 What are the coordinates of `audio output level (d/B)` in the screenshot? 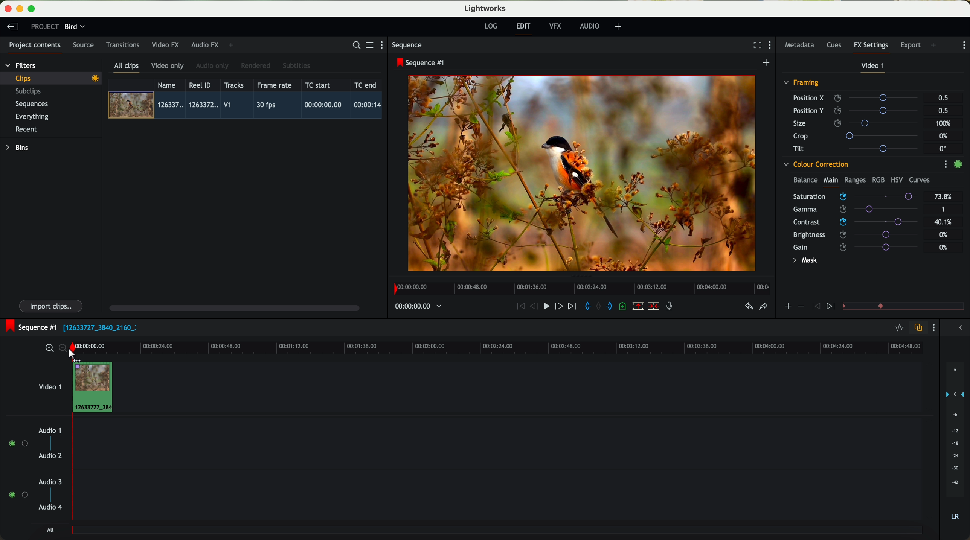 It's located at (955, 444).